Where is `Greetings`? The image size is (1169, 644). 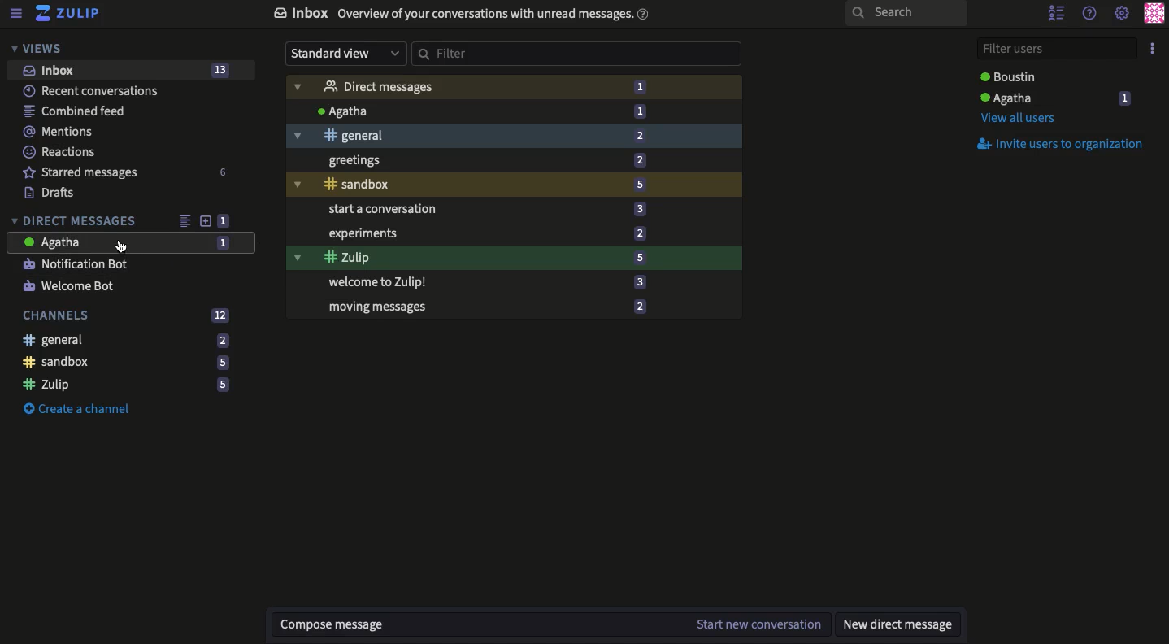 Greetings is located at coordinates (515, 162).